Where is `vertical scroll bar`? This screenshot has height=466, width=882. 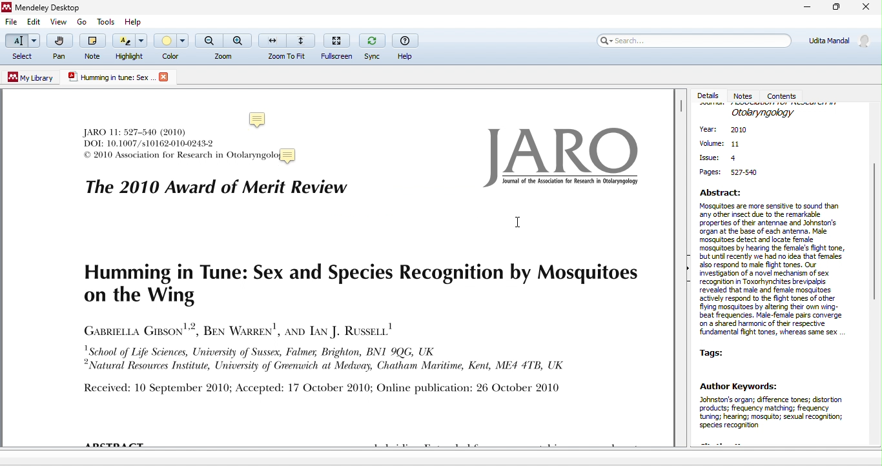 vertical scroll bar is located at coordinates (681, 108).